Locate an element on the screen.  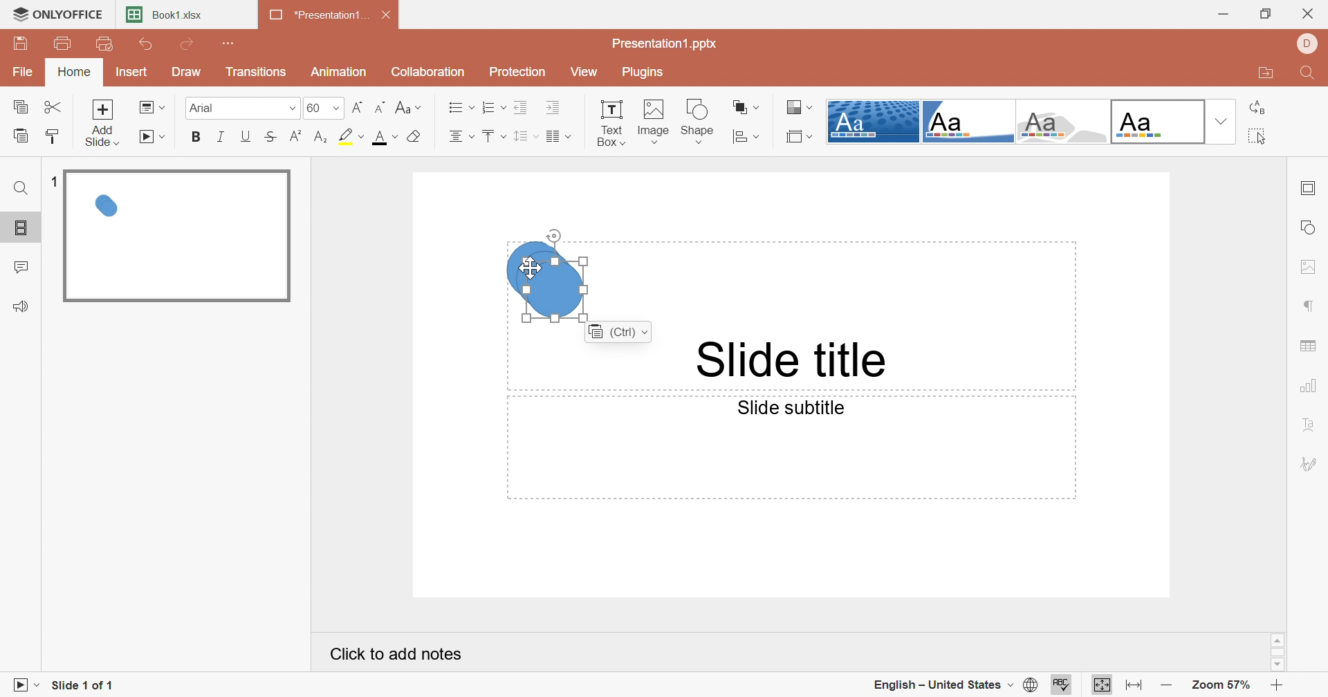
Find is located at coordinates (21, 191).